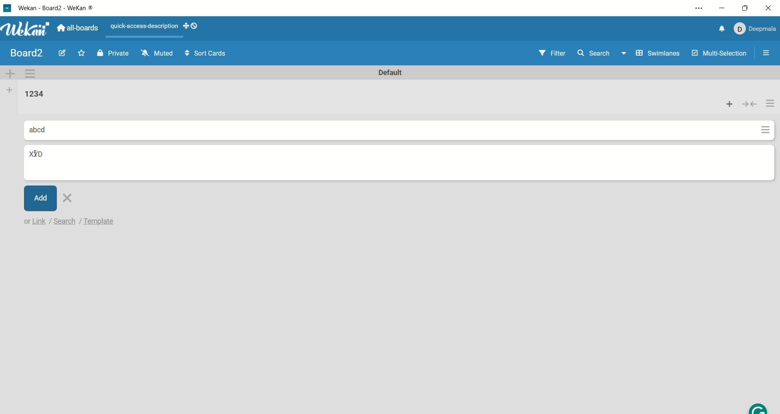  What do you see at coordinates (390, 71) in the screenshot?
I see `default` at bounding box center [390, 71].